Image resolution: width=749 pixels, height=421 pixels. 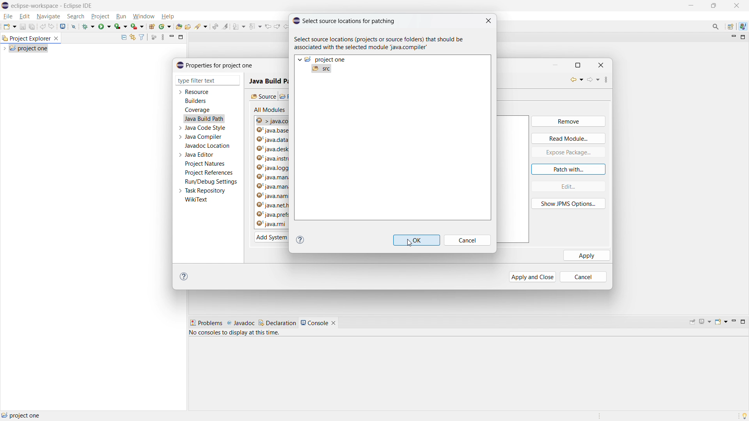 What do you see at coordinates (204, 137) in the screenshot?
I see `java compiler` at bounding box center [204, 137].